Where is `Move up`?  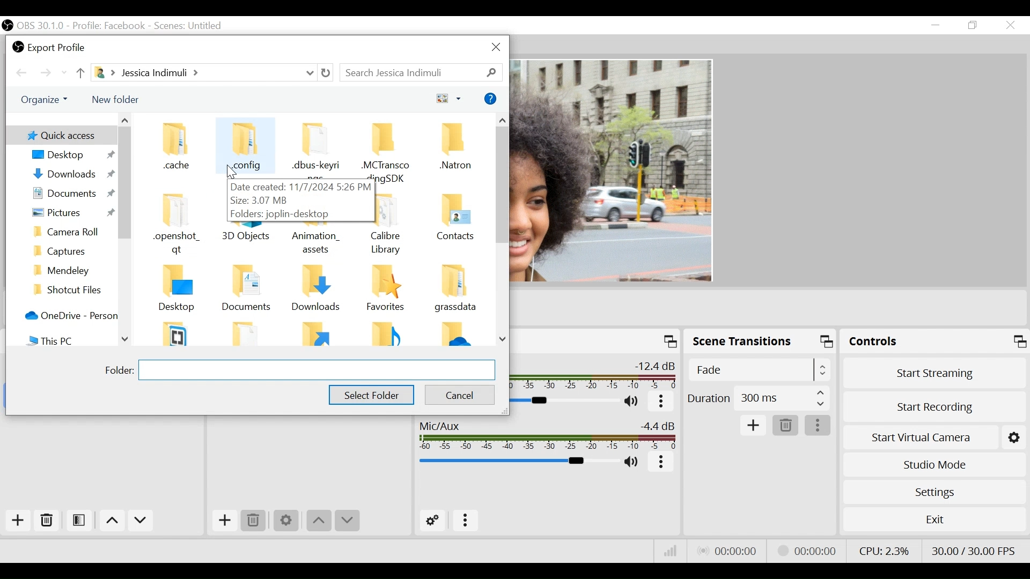
Move up is located at coordinates (79, 73).